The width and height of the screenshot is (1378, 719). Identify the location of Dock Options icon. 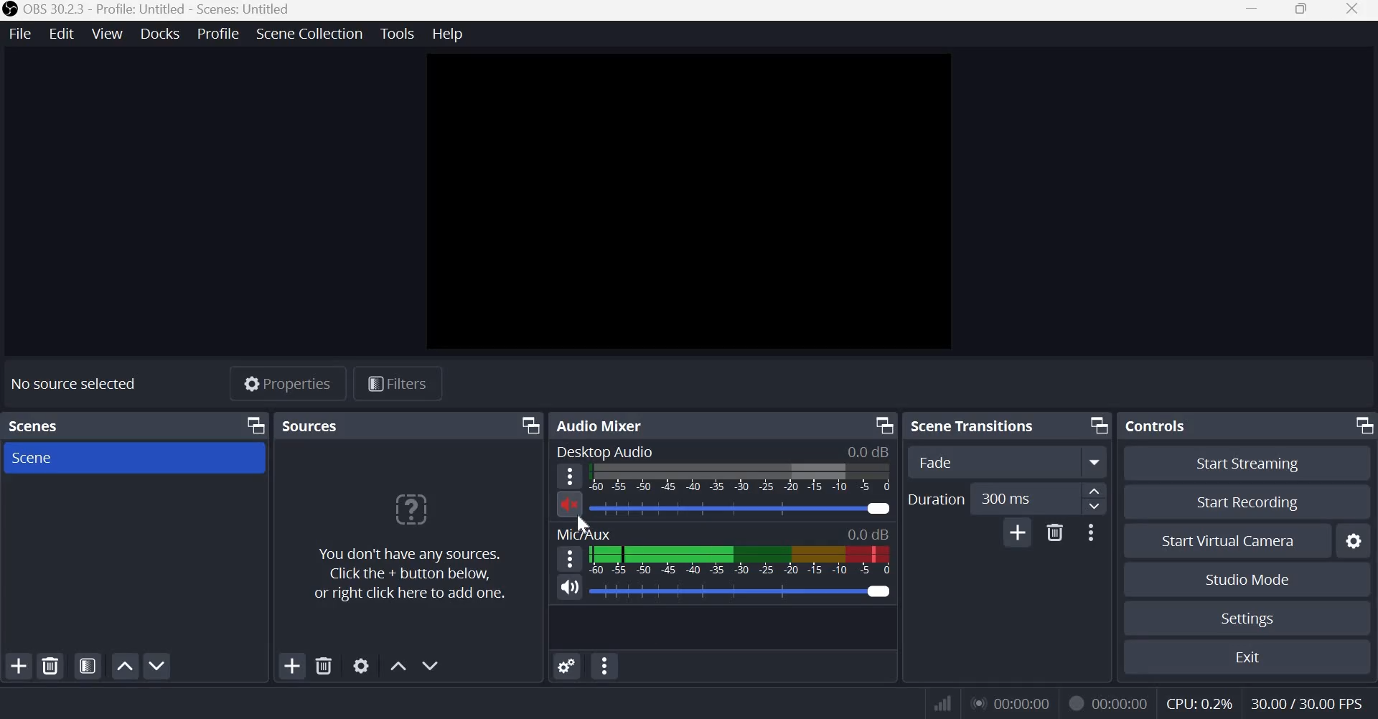
(881, 426).